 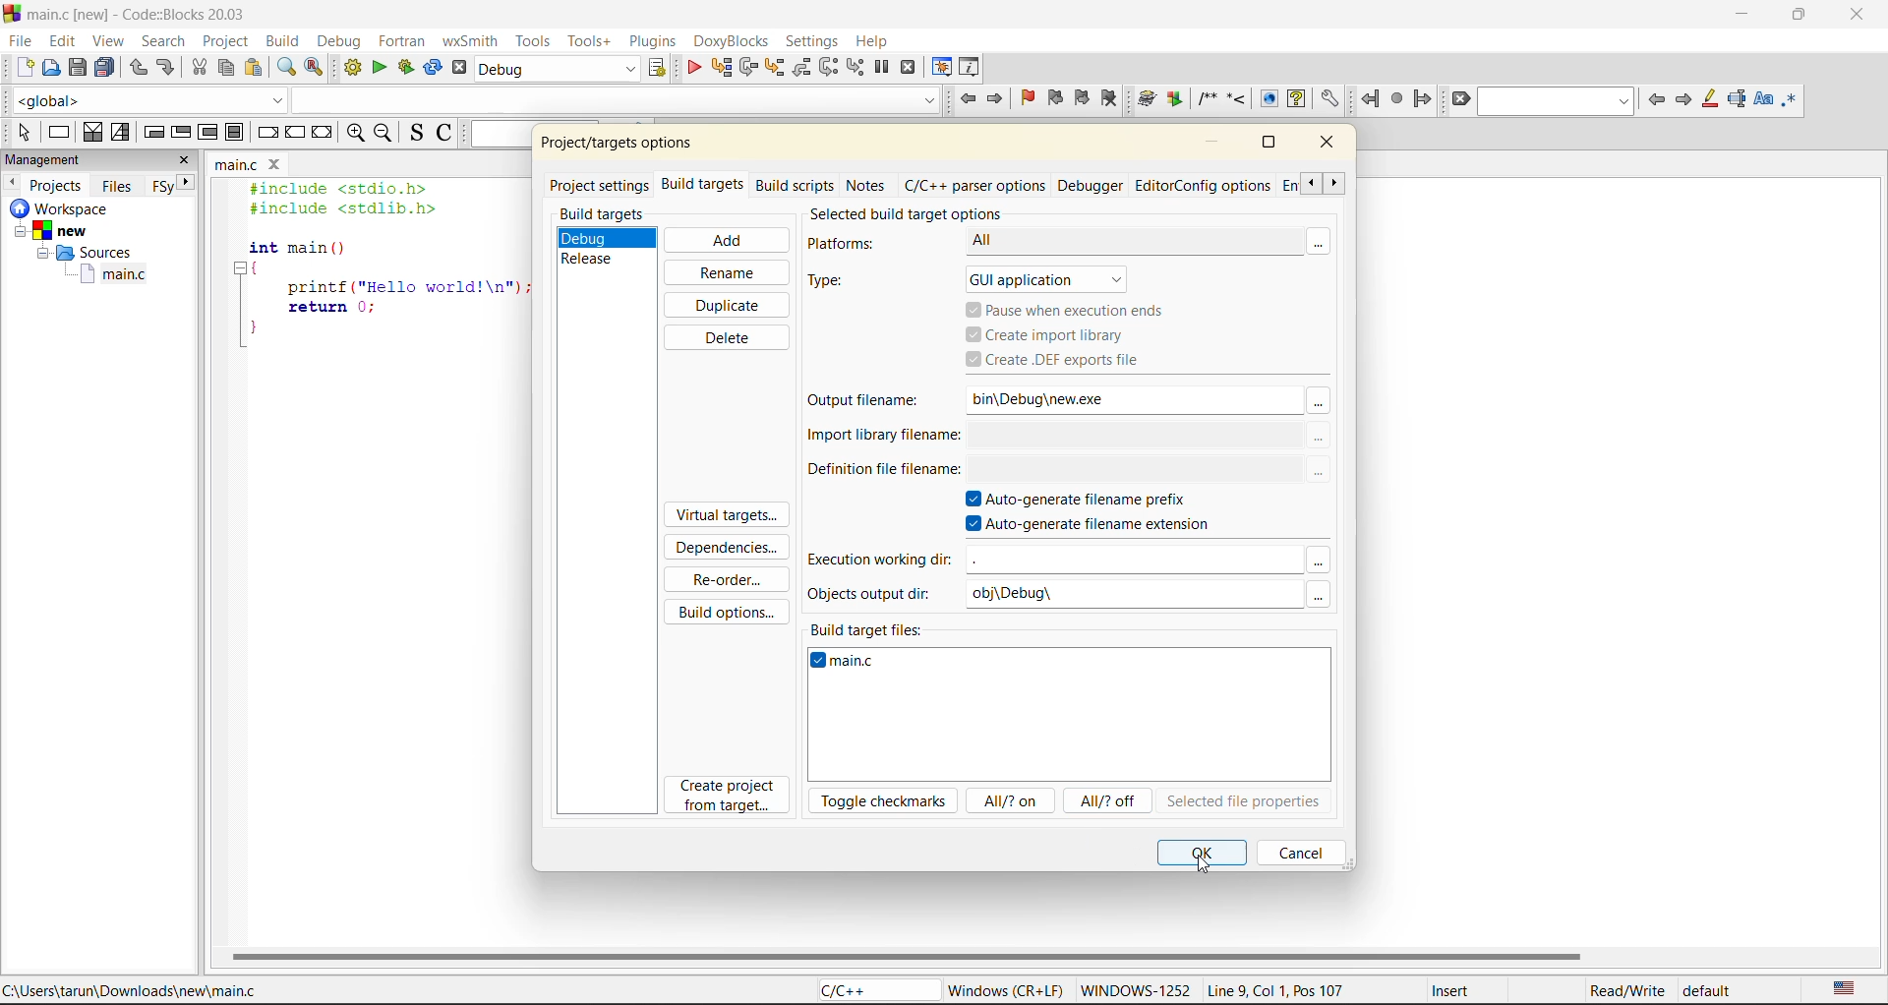 I want to click on edit, so click(x=63, y=41).